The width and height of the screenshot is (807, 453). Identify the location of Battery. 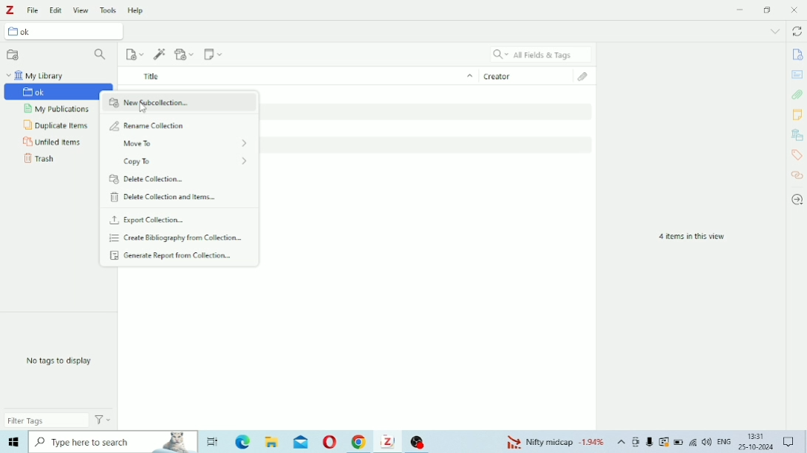
(678, 442).